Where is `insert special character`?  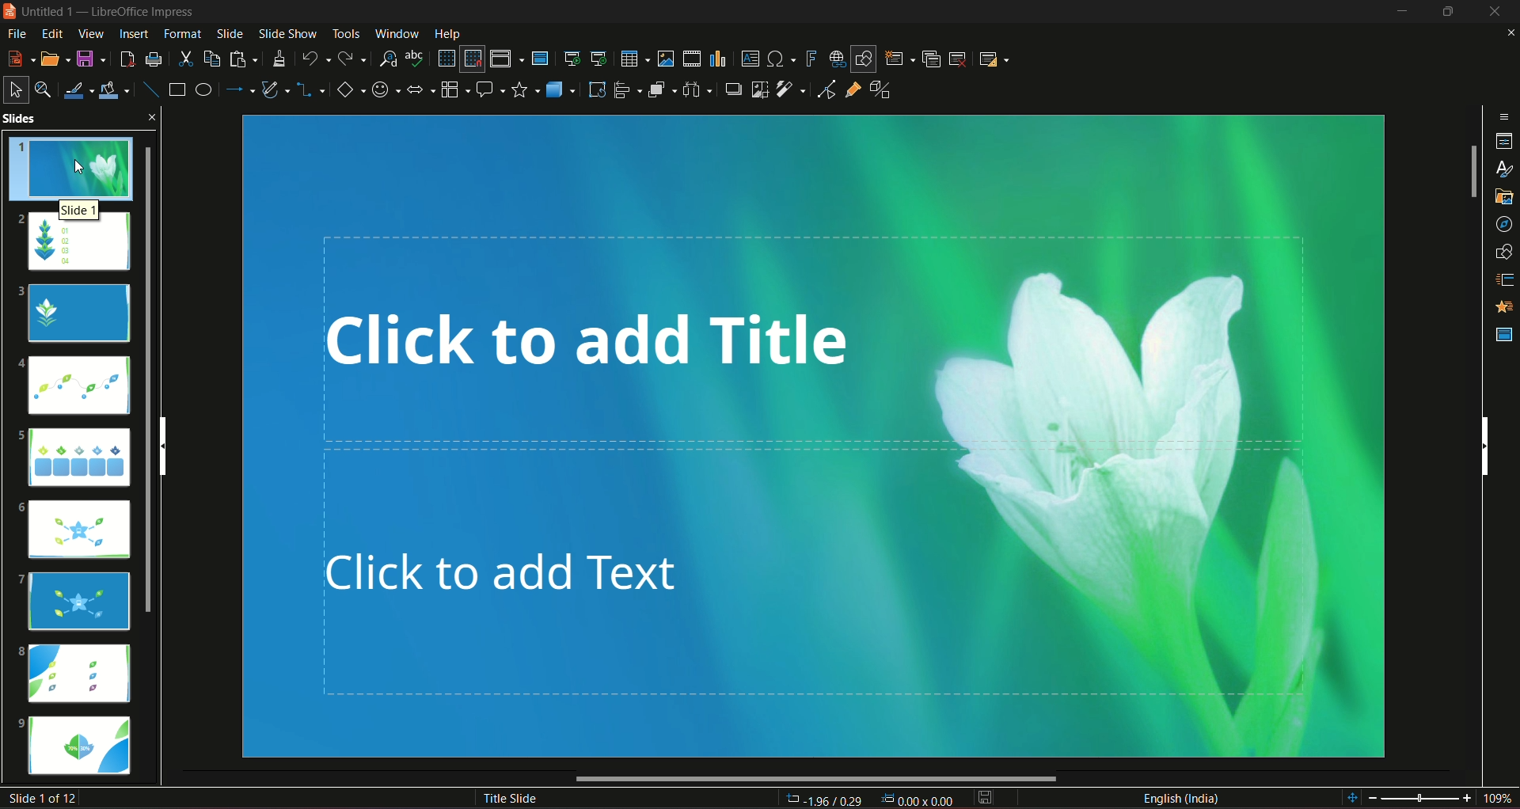 insert special character is located at coordinates (781, 59).